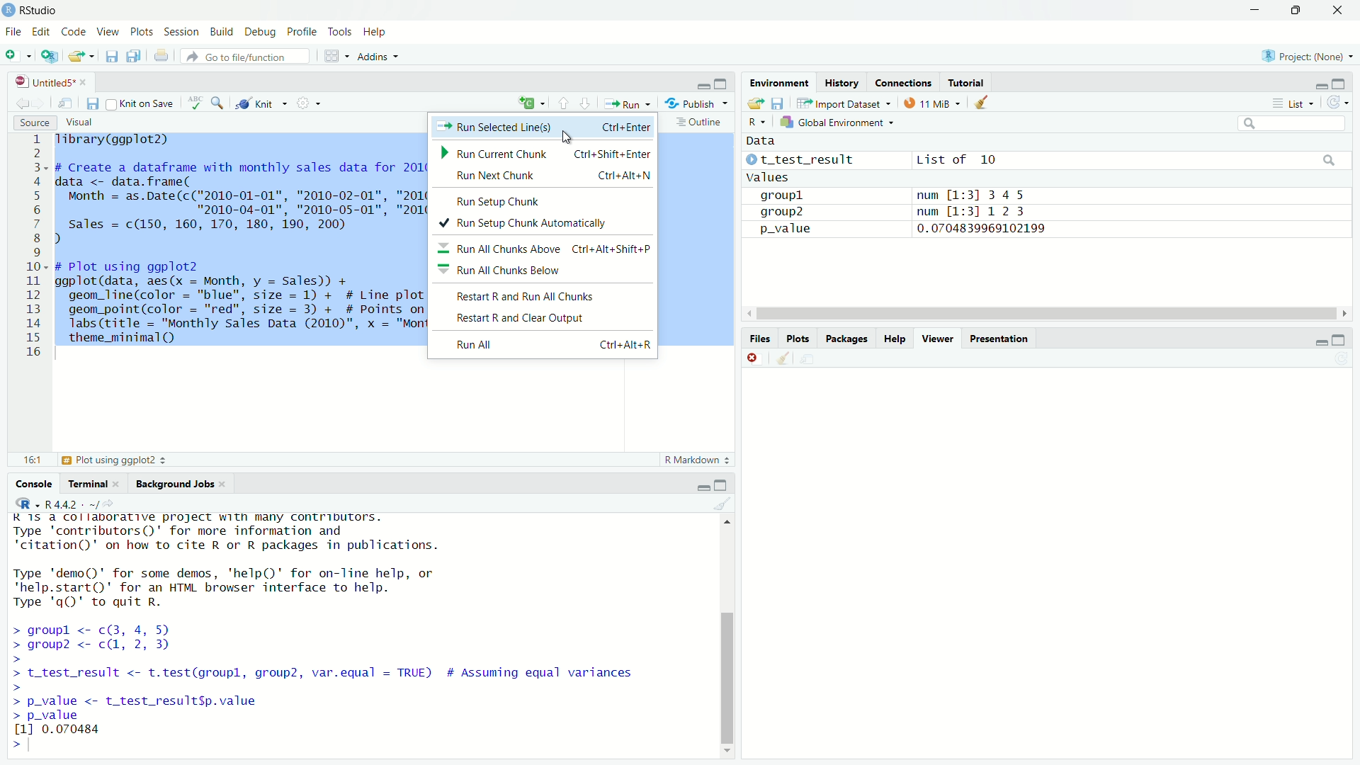 Image resolution: width=1360 pixels, height=765 pixels. I want to click on View, so click(108, 30).